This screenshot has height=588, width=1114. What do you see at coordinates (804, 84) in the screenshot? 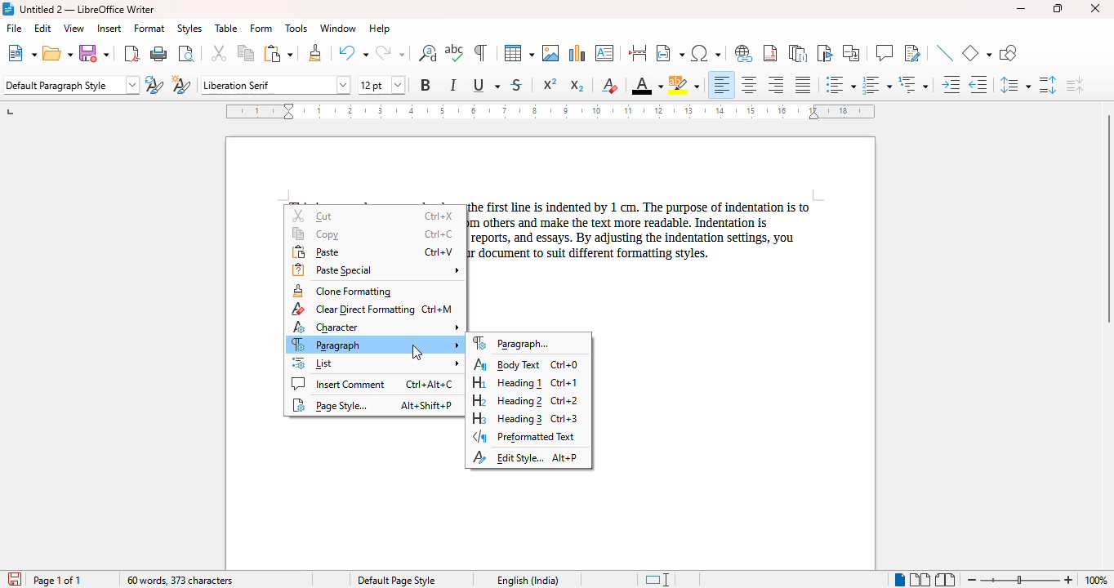
I see `justified` at bounding box center [804, 84].